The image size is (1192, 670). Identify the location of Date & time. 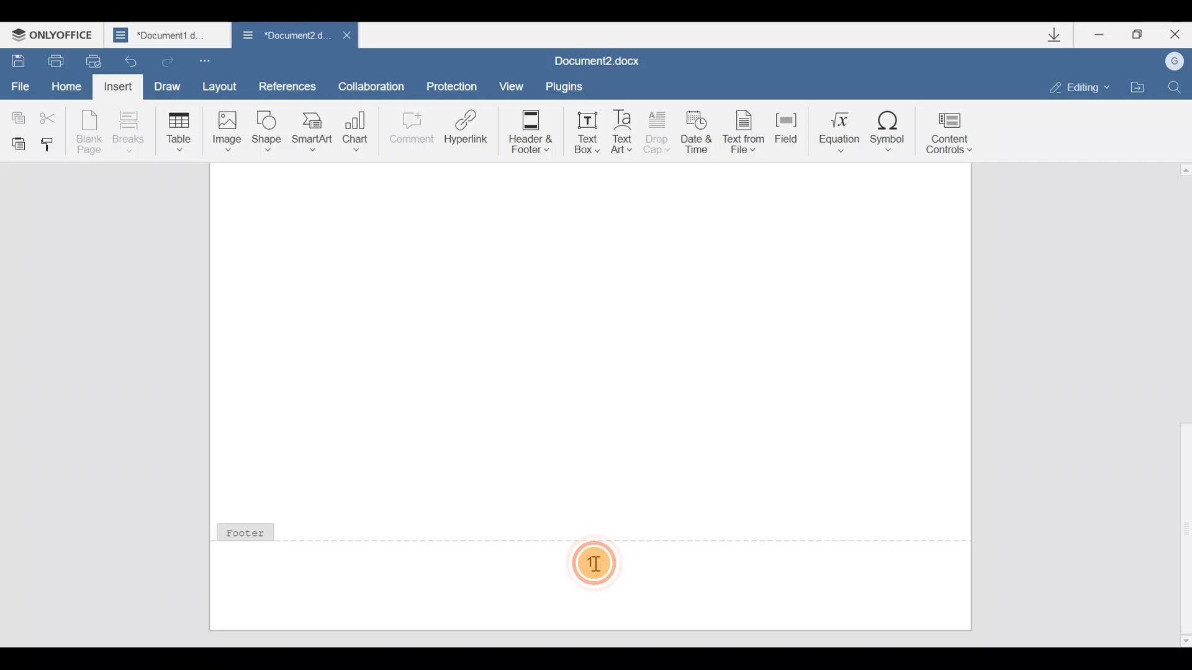
(697, 130).